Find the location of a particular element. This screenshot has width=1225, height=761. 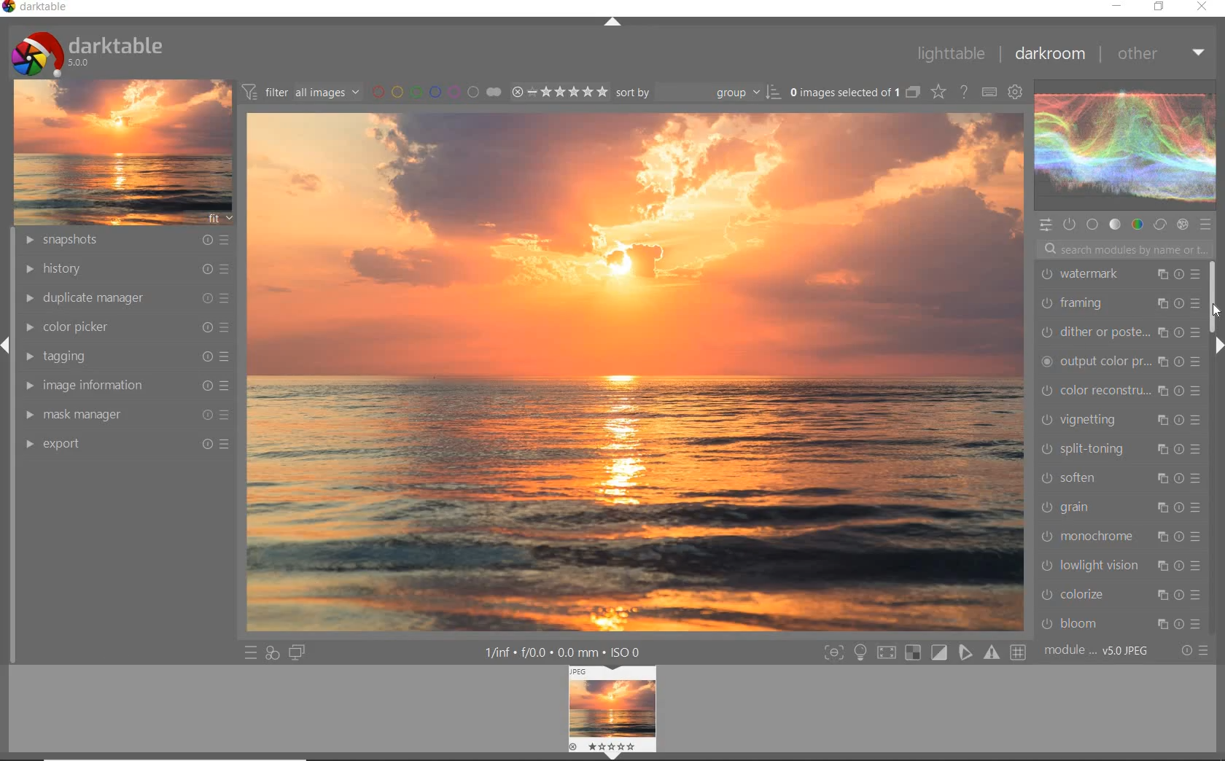

WATERMARK is located at coordinates (1120, 274).